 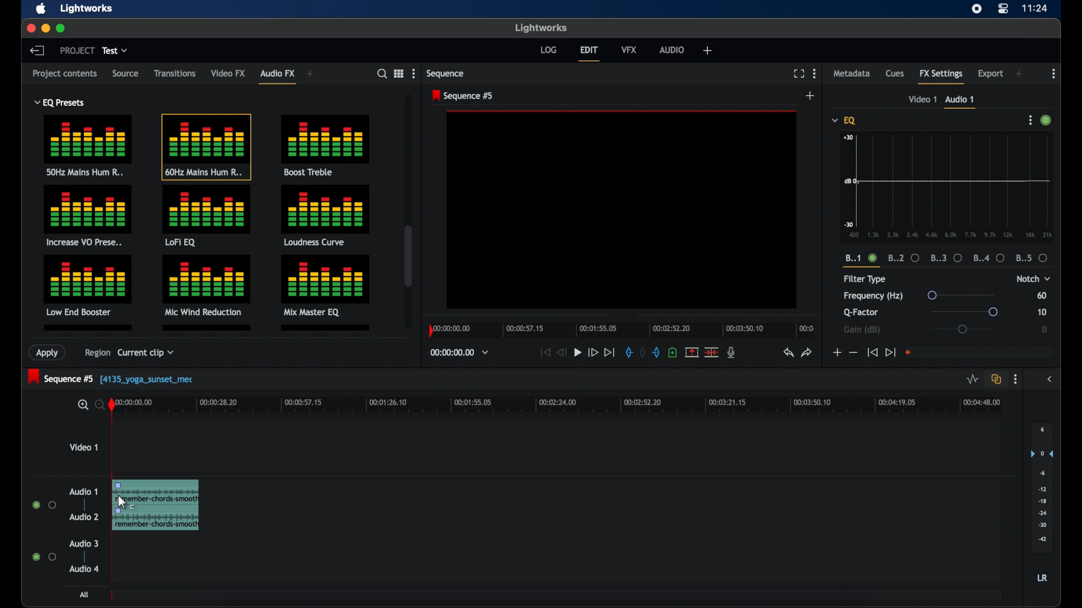 What do you see at coordinates (83, 594) in the screenshot?
I see `all` at bounding box center [83, 594].